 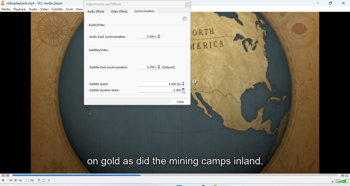 I want to click on Playlist, so click(x=39, y=180).